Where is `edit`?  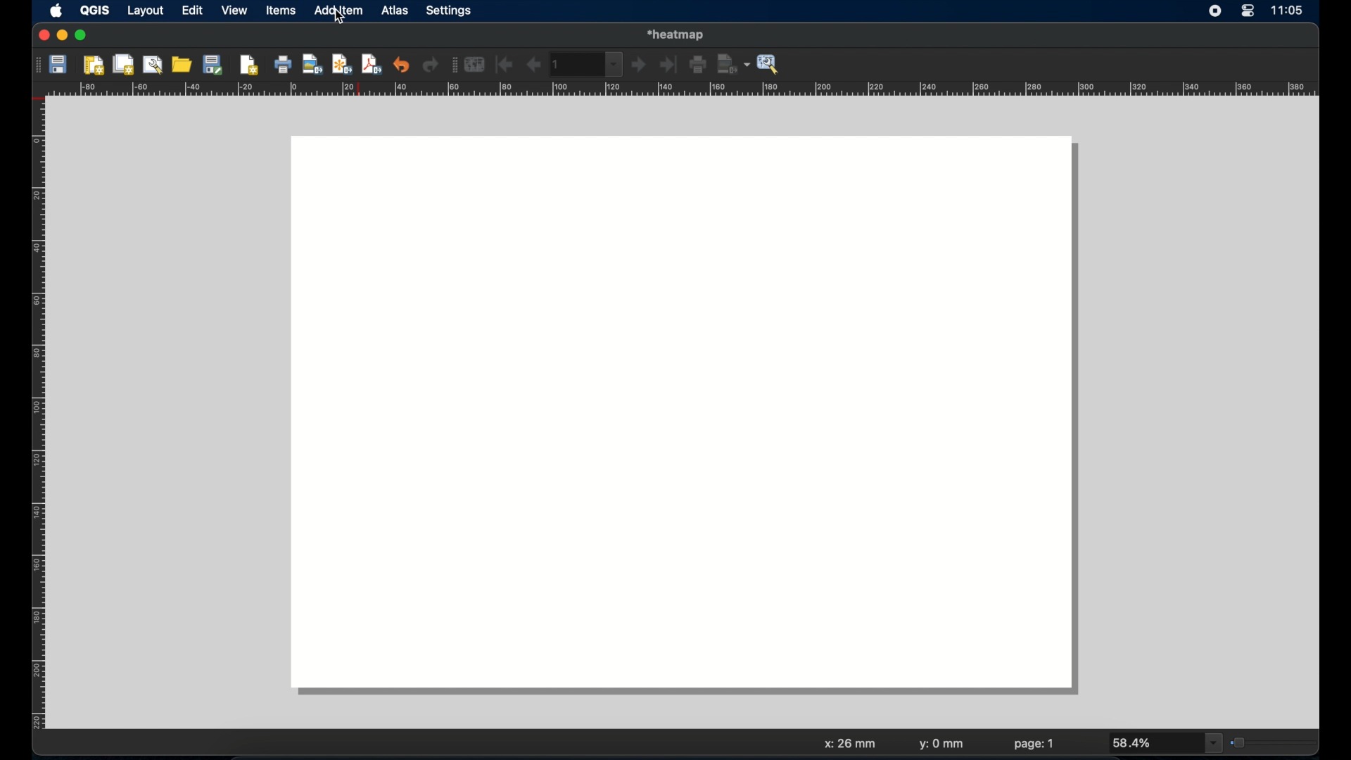
edit is located at coordinates (192, 11).